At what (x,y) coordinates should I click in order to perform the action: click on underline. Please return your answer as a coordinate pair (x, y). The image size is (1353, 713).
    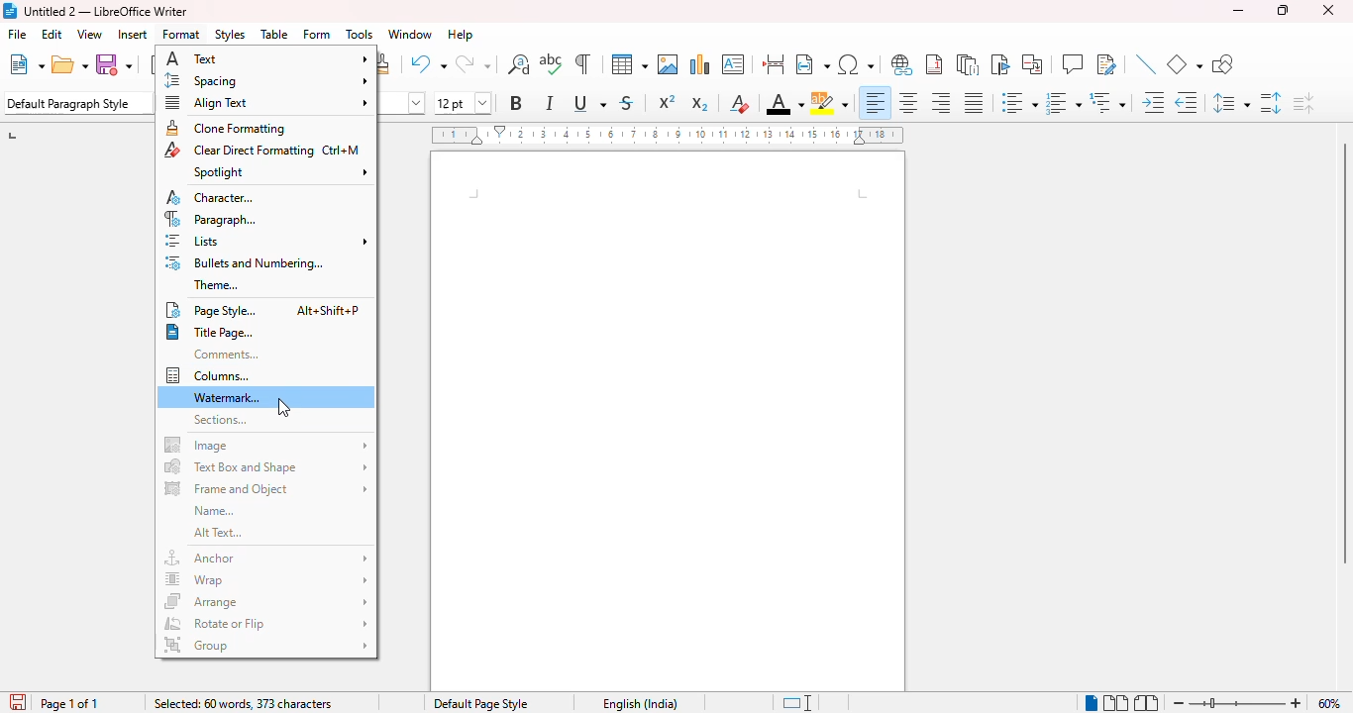
    Looking at the image, I should click on (589, 103).